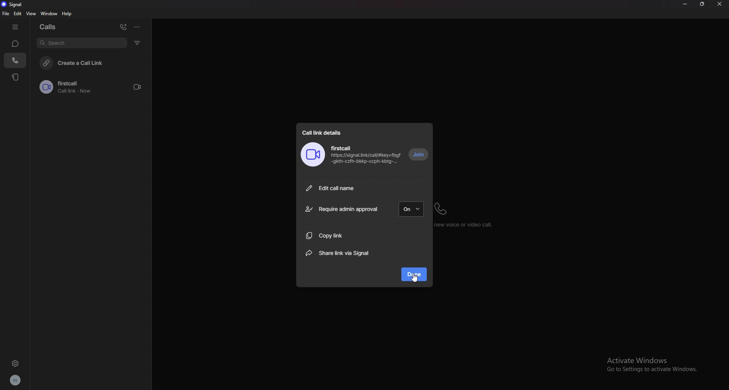 The image size is (729, 390). I want to click on call name, so click(341, 148).